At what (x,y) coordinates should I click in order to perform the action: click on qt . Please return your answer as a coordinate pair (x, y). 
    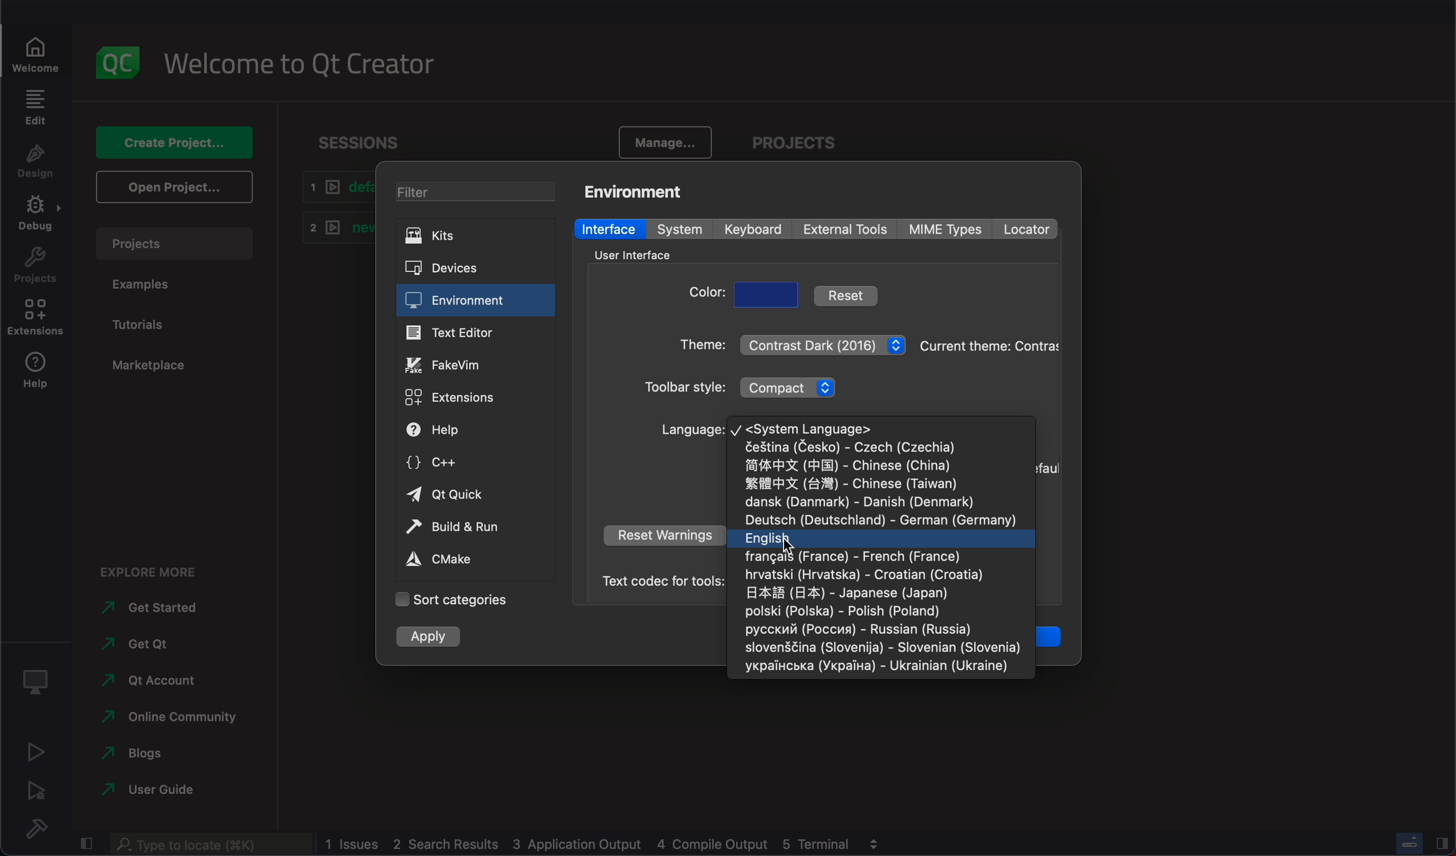
    Looking at the image, I should click on (474, 495).